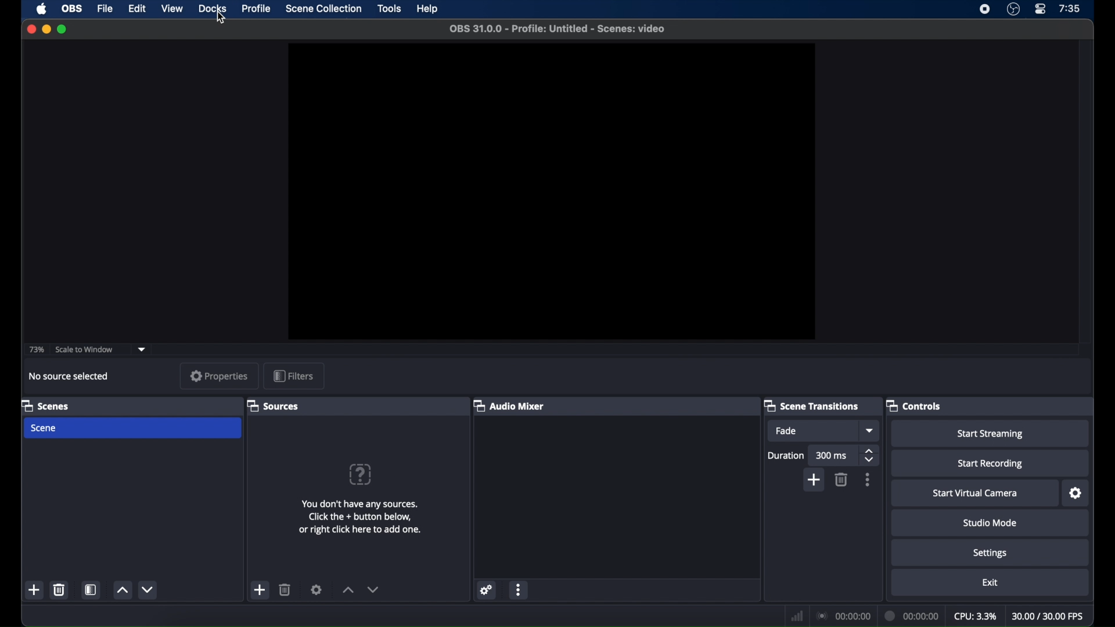 This screenshot has height=627, width=1115. Describe the element at coordinates (35, 590) in the screenshot. I see `add` at that location.